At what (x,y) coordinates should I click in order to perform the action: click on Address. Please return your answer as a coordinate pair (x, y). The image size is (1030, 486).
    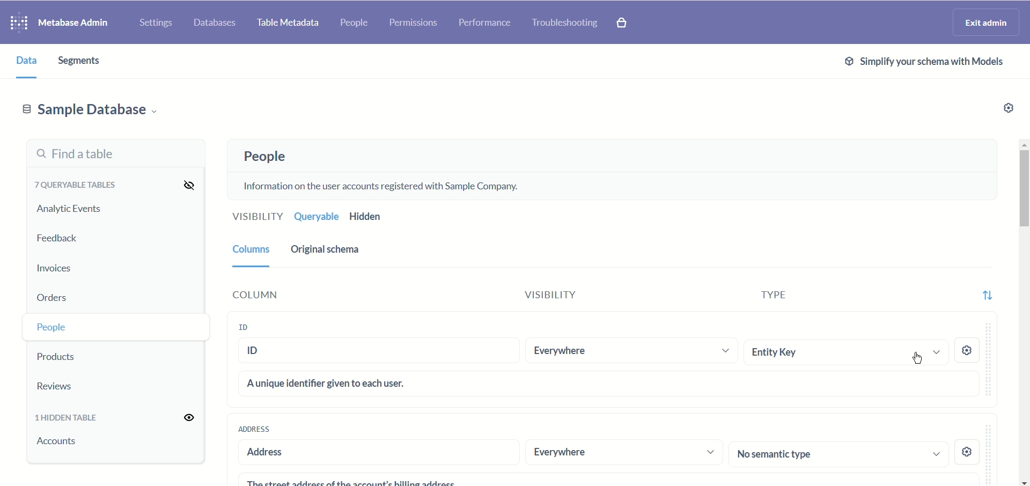
    Looking at the image, I should click on (373, 453).